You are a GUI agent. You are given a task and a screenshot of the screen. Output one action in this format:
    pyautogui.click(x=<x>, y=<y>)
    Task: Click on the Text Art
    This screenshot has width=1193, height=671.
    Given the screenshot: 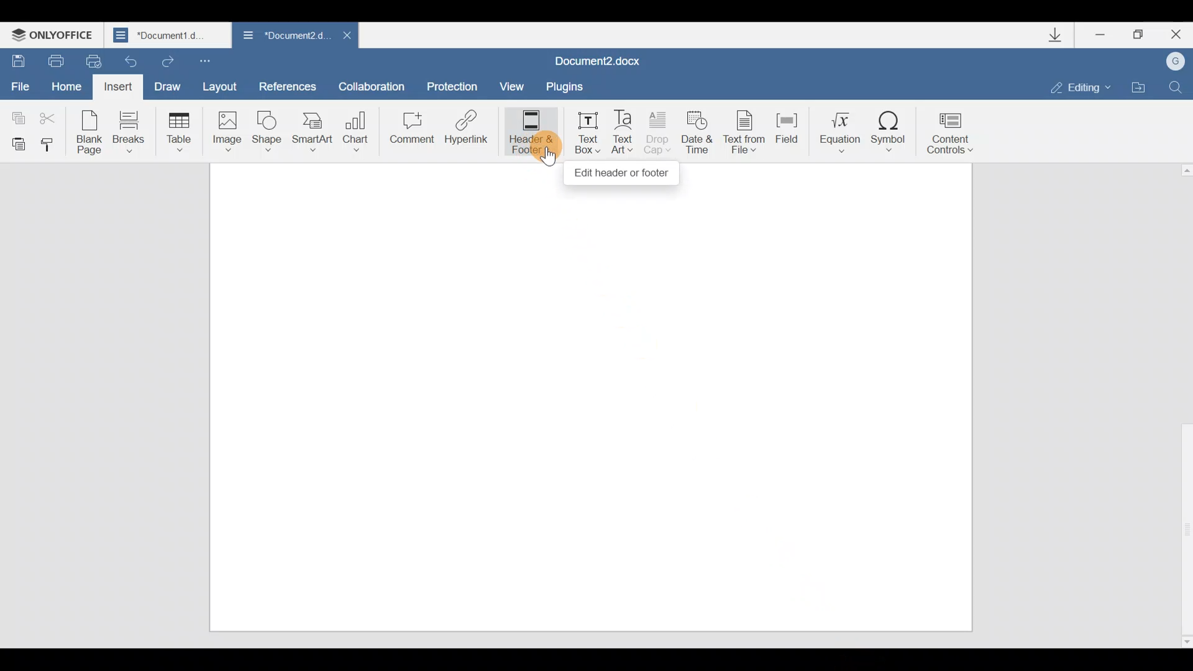 What is the action you would take?
    pyautogui.click(x=624, y=130)
    